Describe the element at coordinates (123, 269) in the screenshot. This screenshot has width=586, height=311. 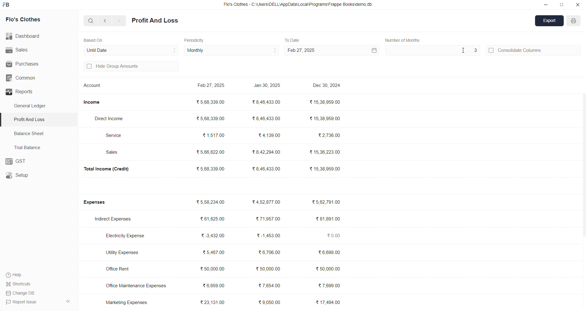
I see `Office Rent` at that location.